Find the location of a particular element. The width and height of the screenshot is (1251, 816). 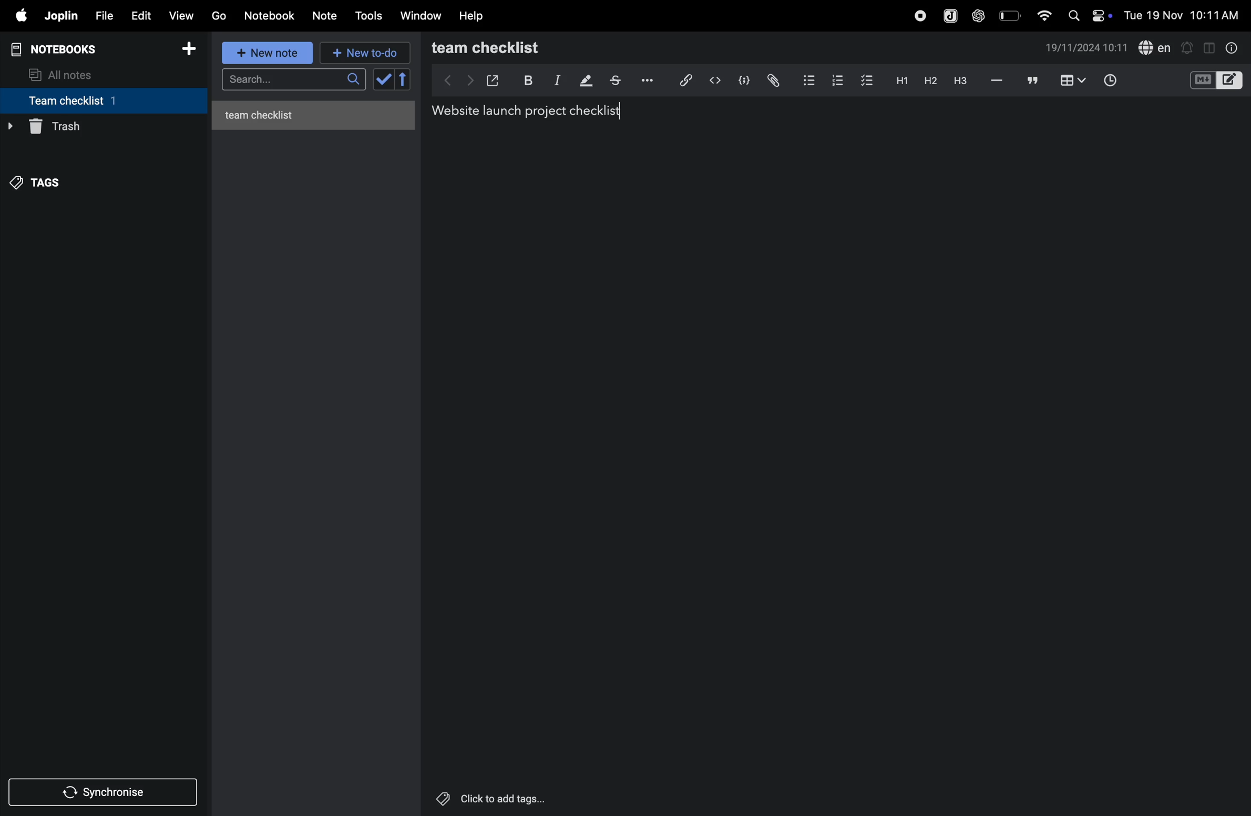

backward is located at coordinates (442, 80).